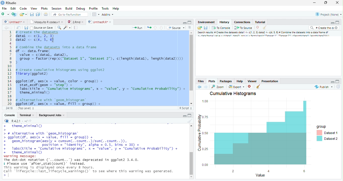 Image resolution: width=343 pixels, height=181 pixels. What do you see at coordinates (190, 28) in the screenshot?
I see `Alignment` at bounding box center [190, 28].